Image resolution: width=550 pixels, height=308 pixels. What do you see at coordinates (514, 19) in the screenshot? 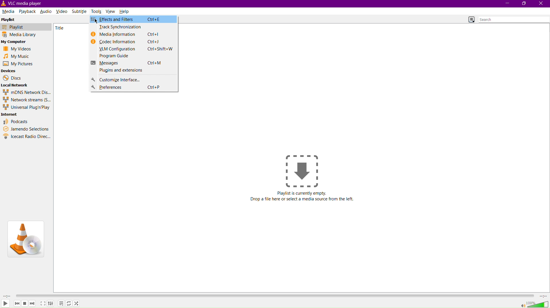
I see `Search bar` at bounding box center [514, 19].